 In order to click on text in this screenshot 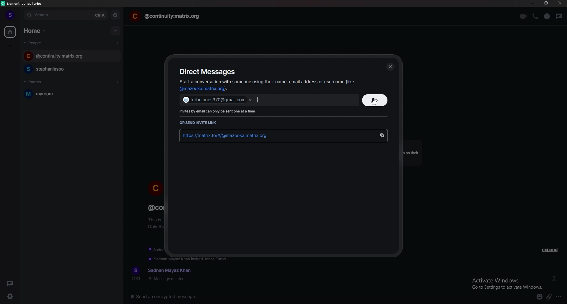, I will do `click(163, 274)`.